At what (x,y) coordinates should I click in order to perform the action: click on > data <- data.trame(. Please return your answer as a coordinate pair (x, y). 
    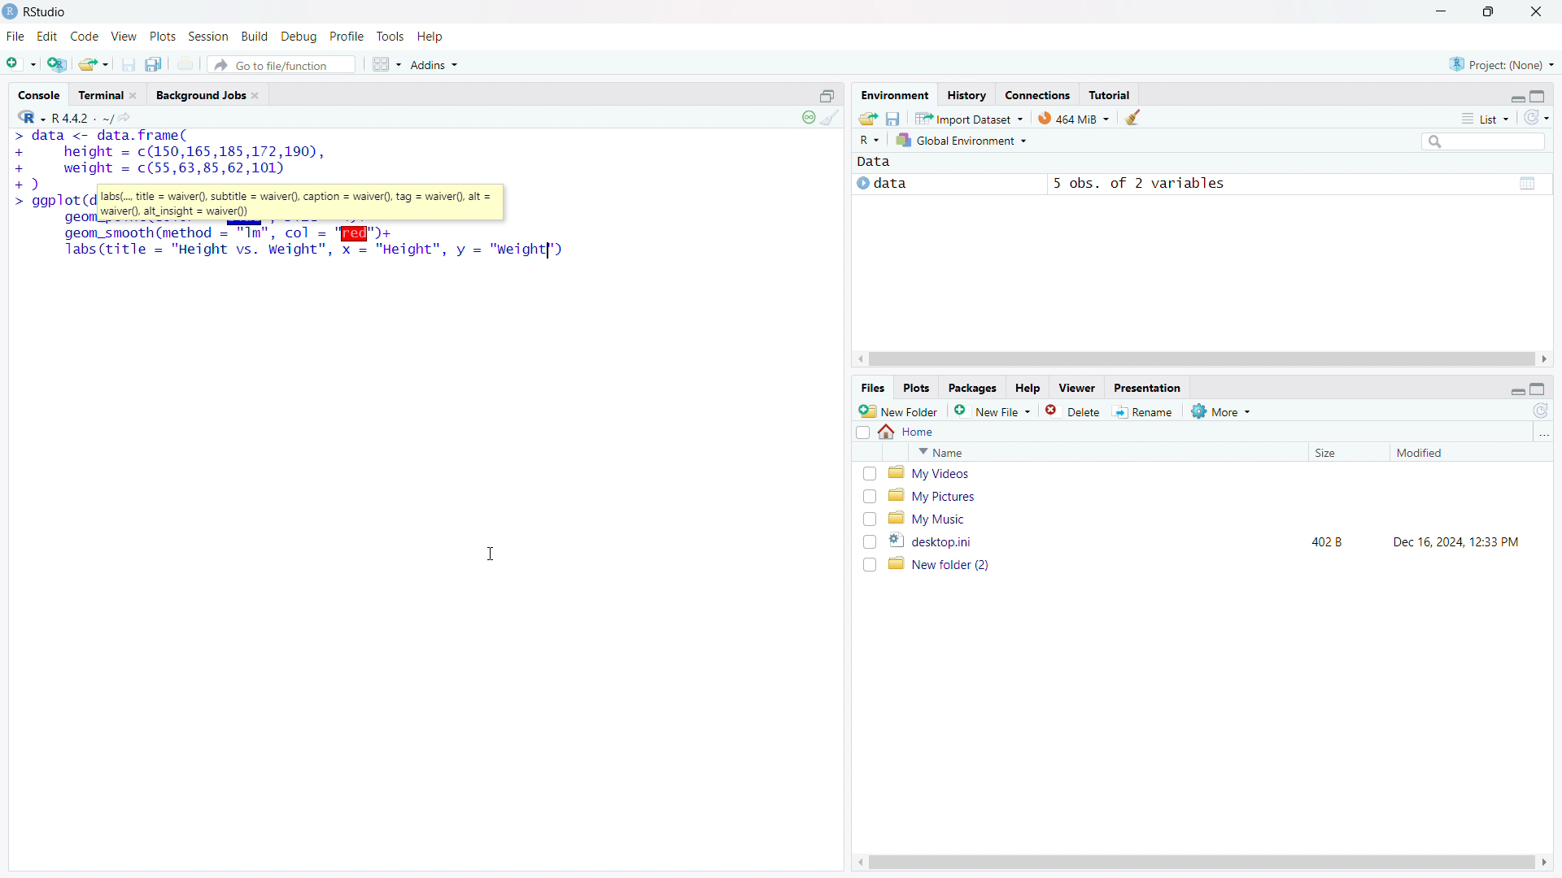
    Looking at the image, I should click on (100, 137).